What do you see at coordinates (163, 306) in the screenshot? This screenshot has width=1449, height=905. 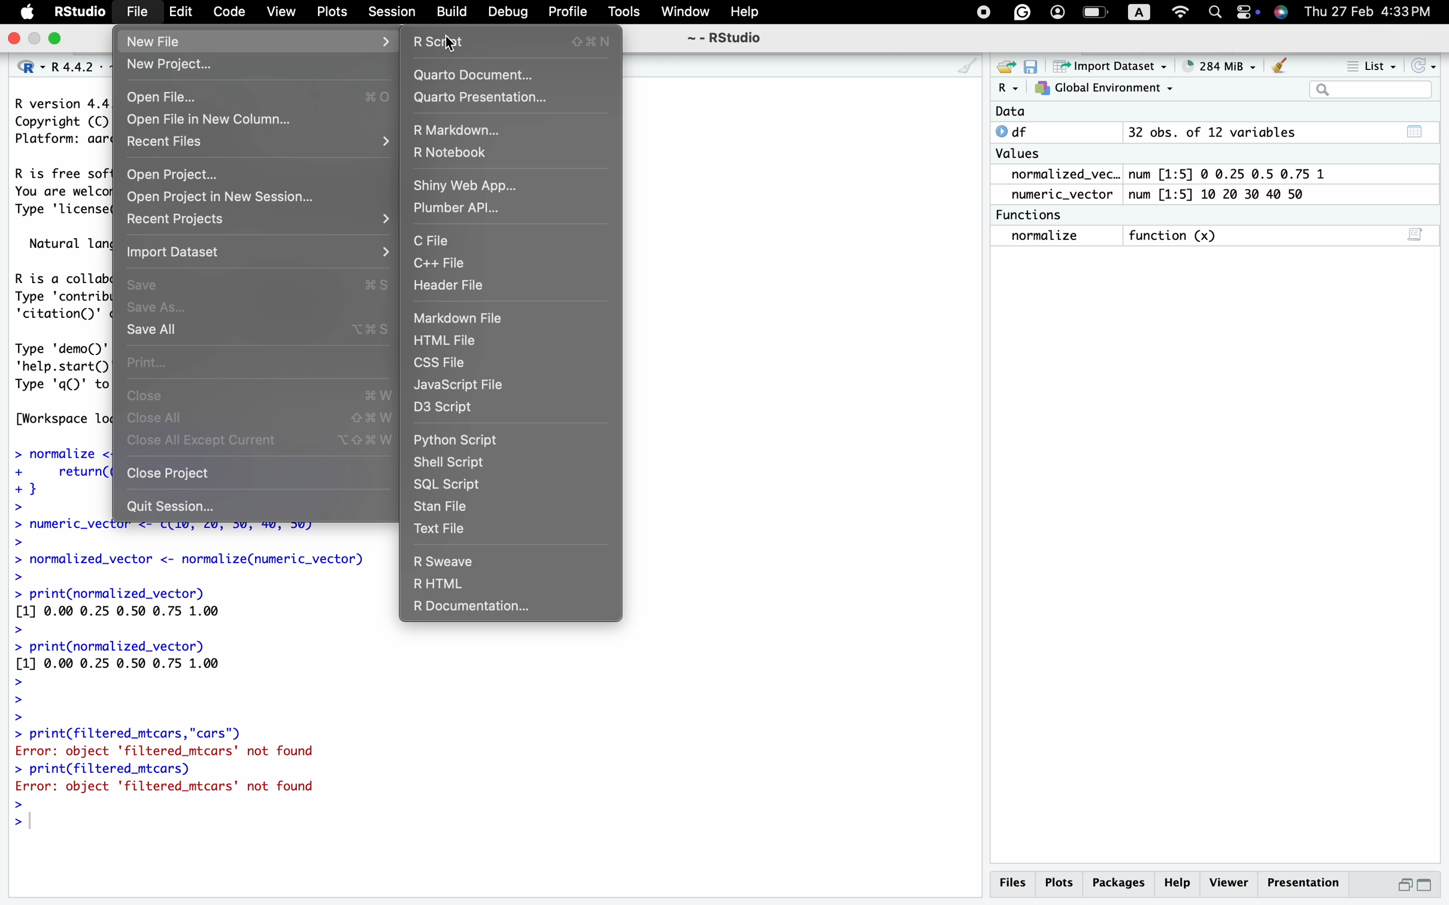 I see `Save As...` at bounding box center [163, 306].